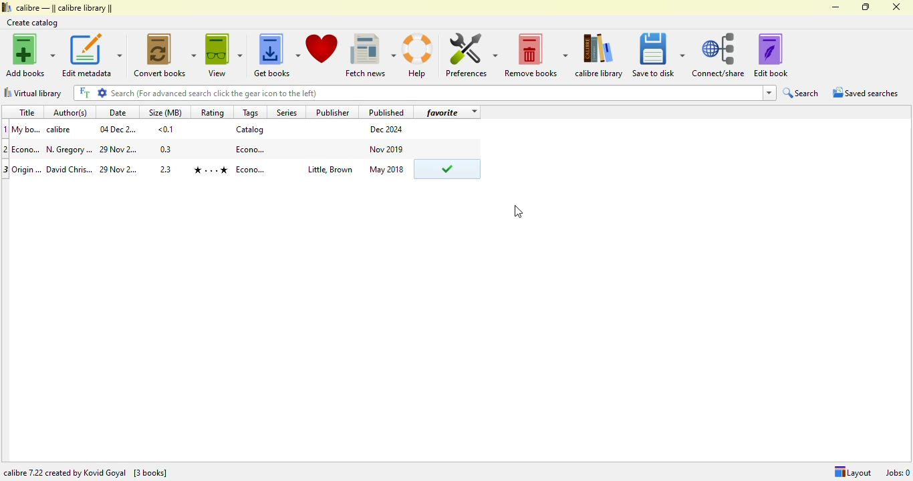 The width and height of the screenshot is (913, 481). Describe the element at coordinates (719, 55) in the screenshot. I see `connect/share` at that location.